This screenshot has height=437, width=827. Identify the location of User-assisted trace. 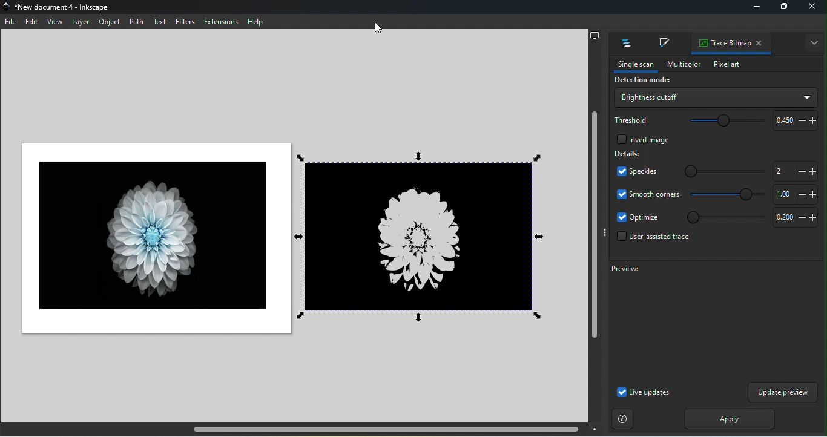
(650, 240).